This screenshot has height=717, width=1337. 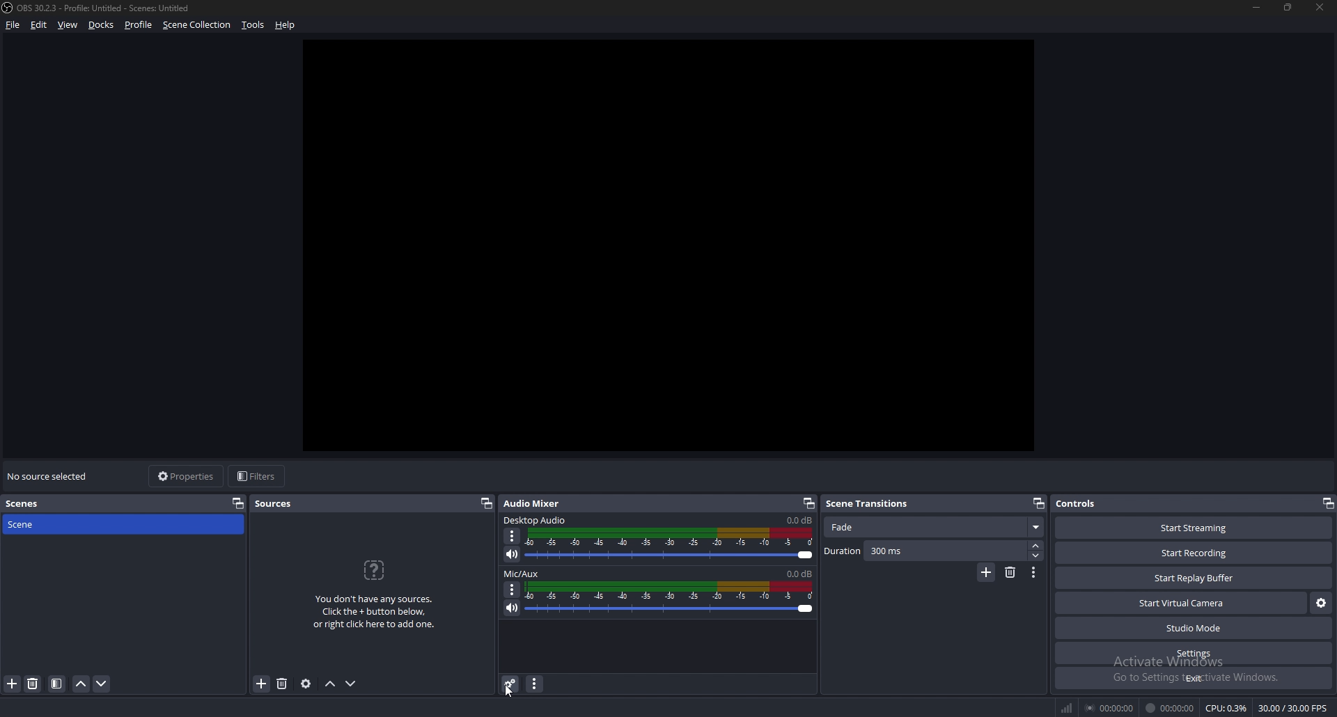 What do you see at coordinates (36, 524) in the screenshot?
I see `scene` at bounding box center [36, 524].